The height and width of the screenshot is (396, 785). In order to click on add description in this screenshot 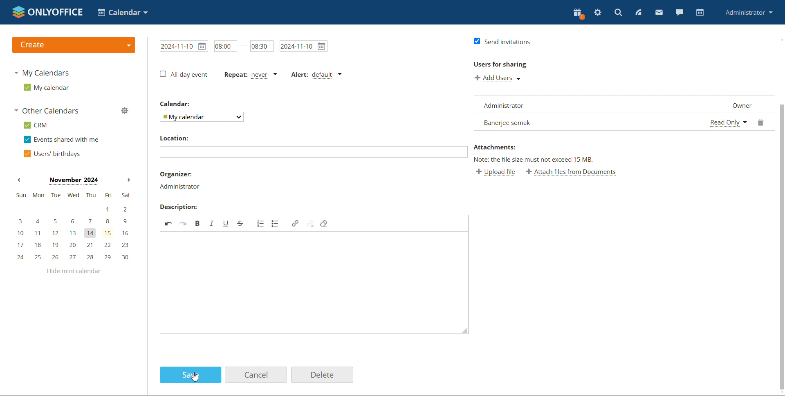, I will do `click(316, 289)`.